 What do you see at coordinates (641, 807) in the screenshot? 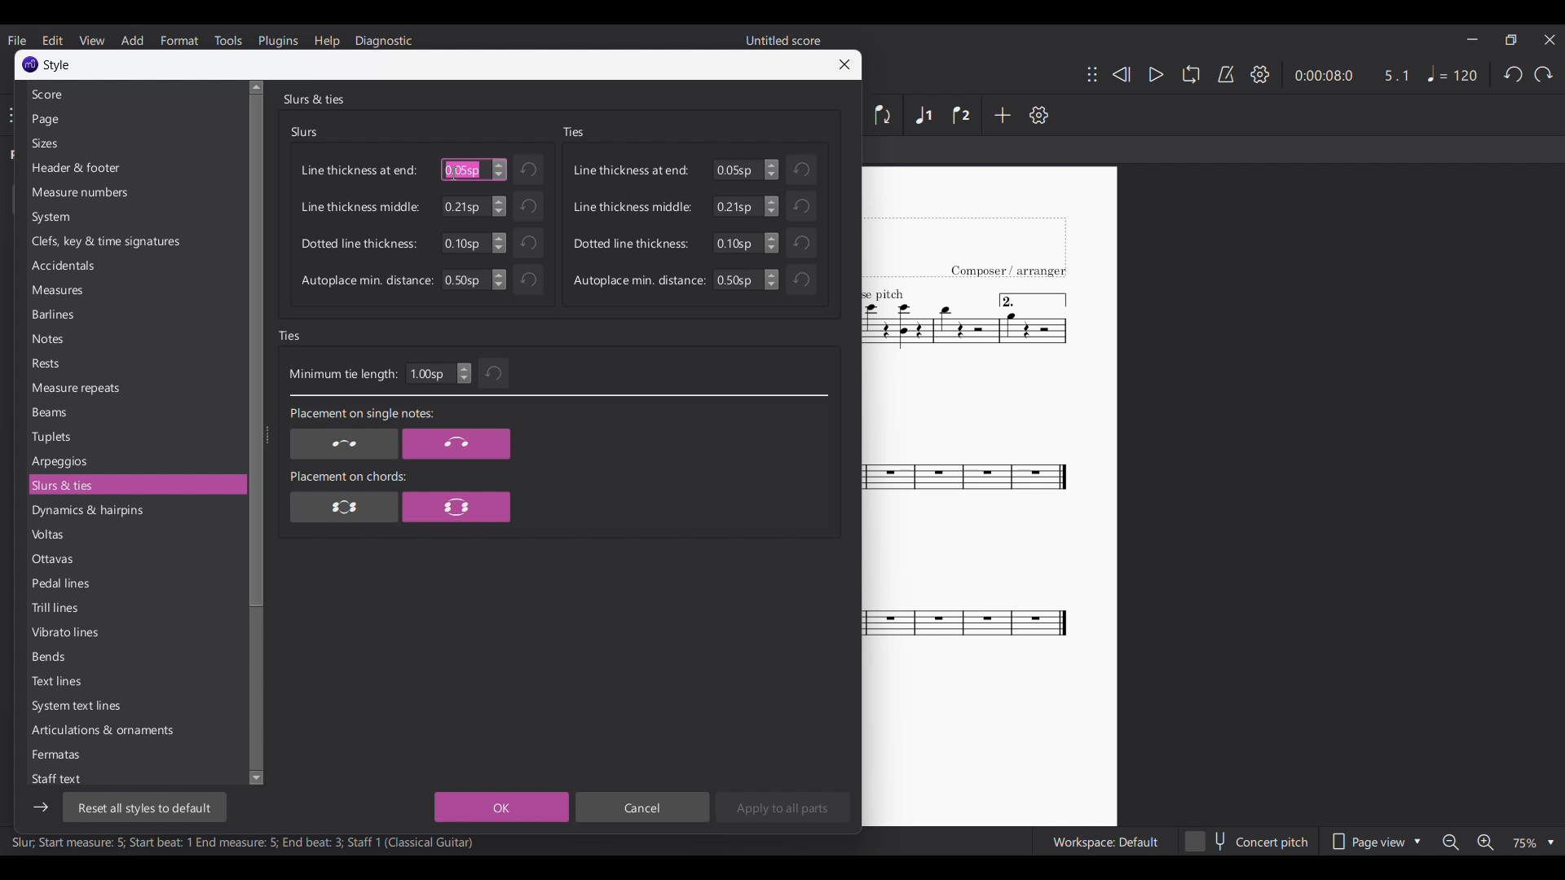
I see `Cancel` at bounding box center [641, 807].